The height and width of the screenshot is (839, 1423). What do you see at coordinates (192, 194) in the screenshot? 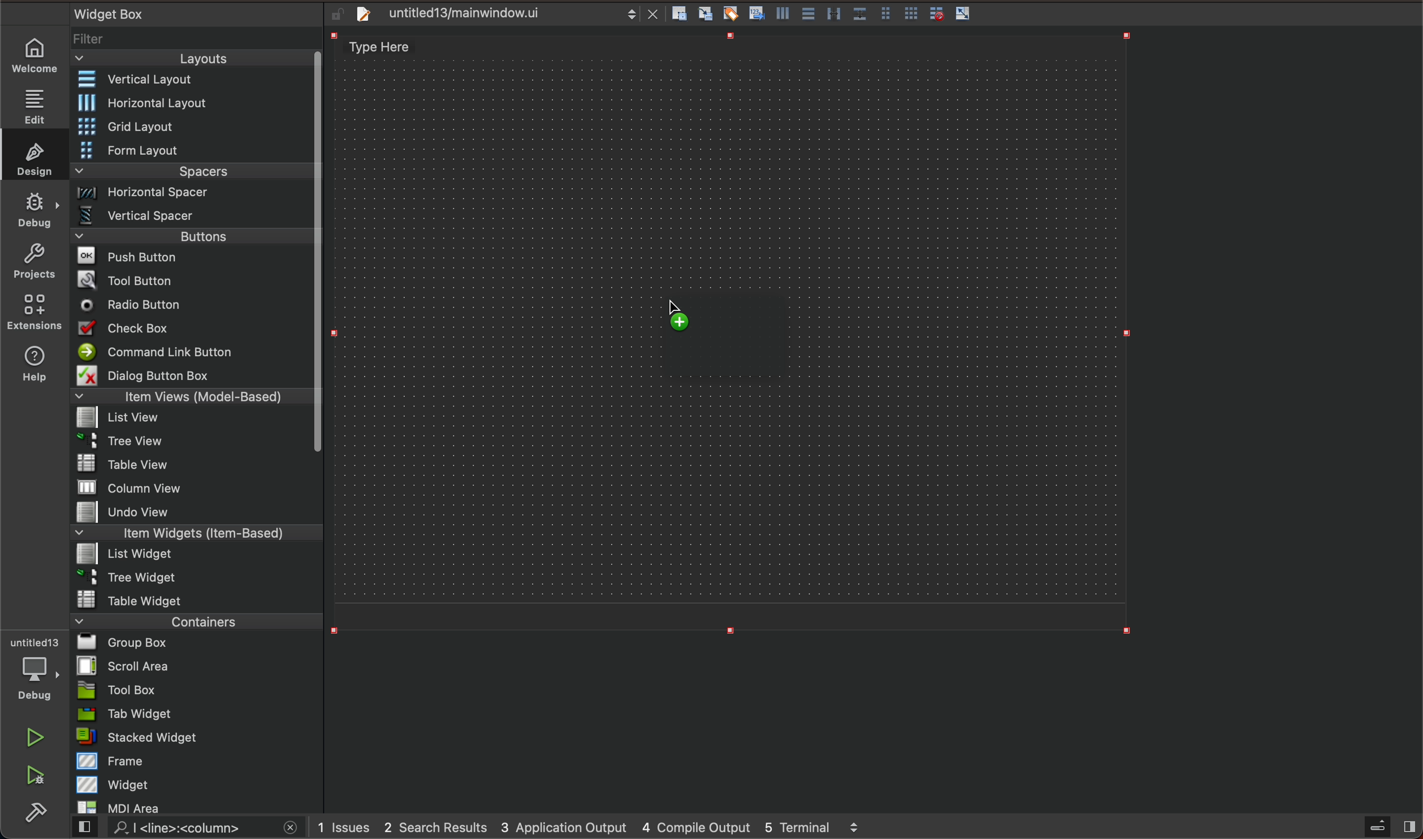
I see `Horizontal spacer` at bounding box center [192, 194].